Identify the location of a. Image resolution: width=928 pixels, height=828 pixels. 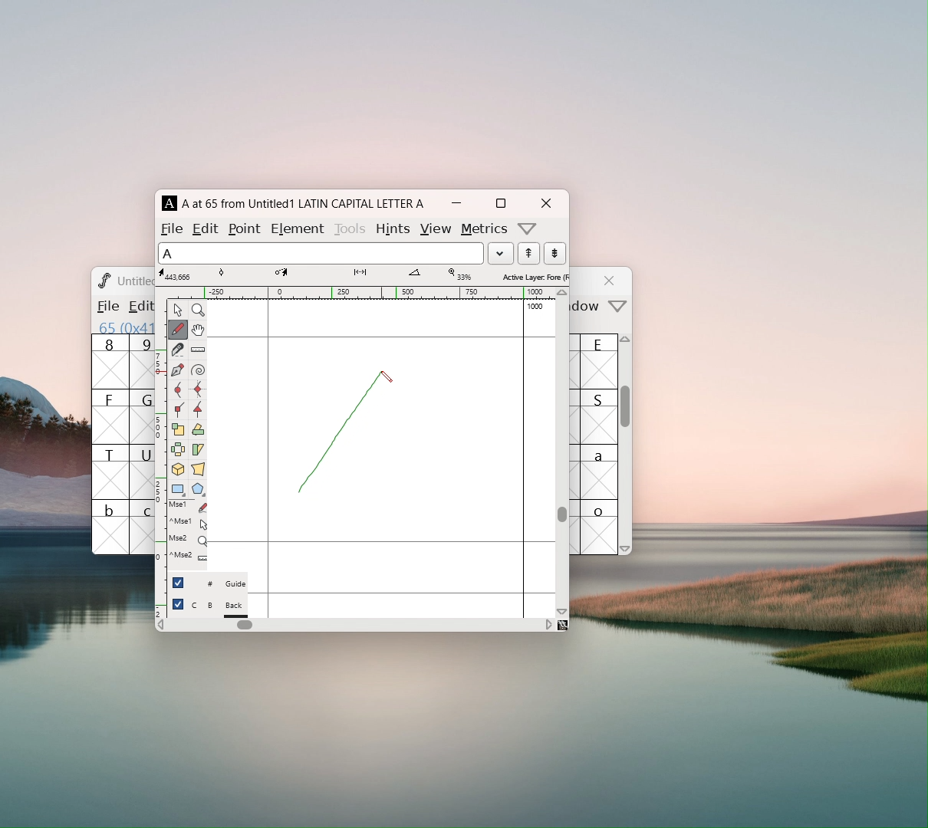
(600, 472).